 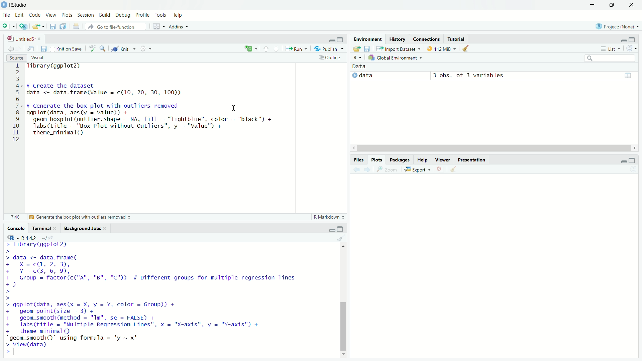 What do you see at coordinates (464, 49) in the screenshot?
I see `clear` at bounding box center [464, 49].